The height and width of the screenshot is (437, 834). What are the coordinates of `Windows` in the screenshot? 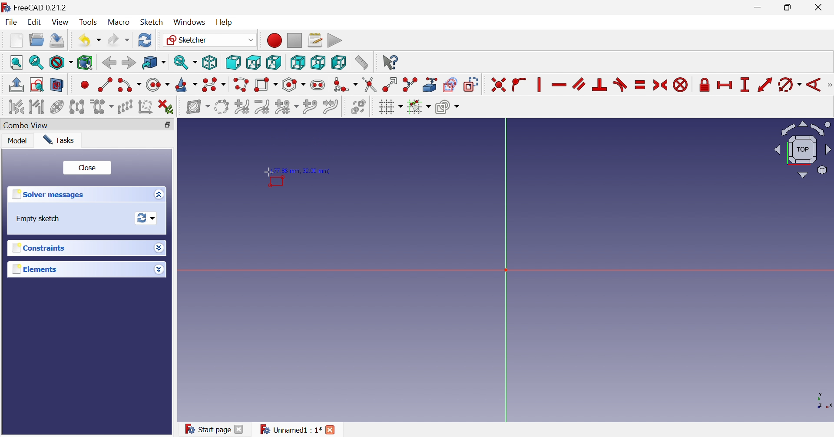 It's located at (189, 23).